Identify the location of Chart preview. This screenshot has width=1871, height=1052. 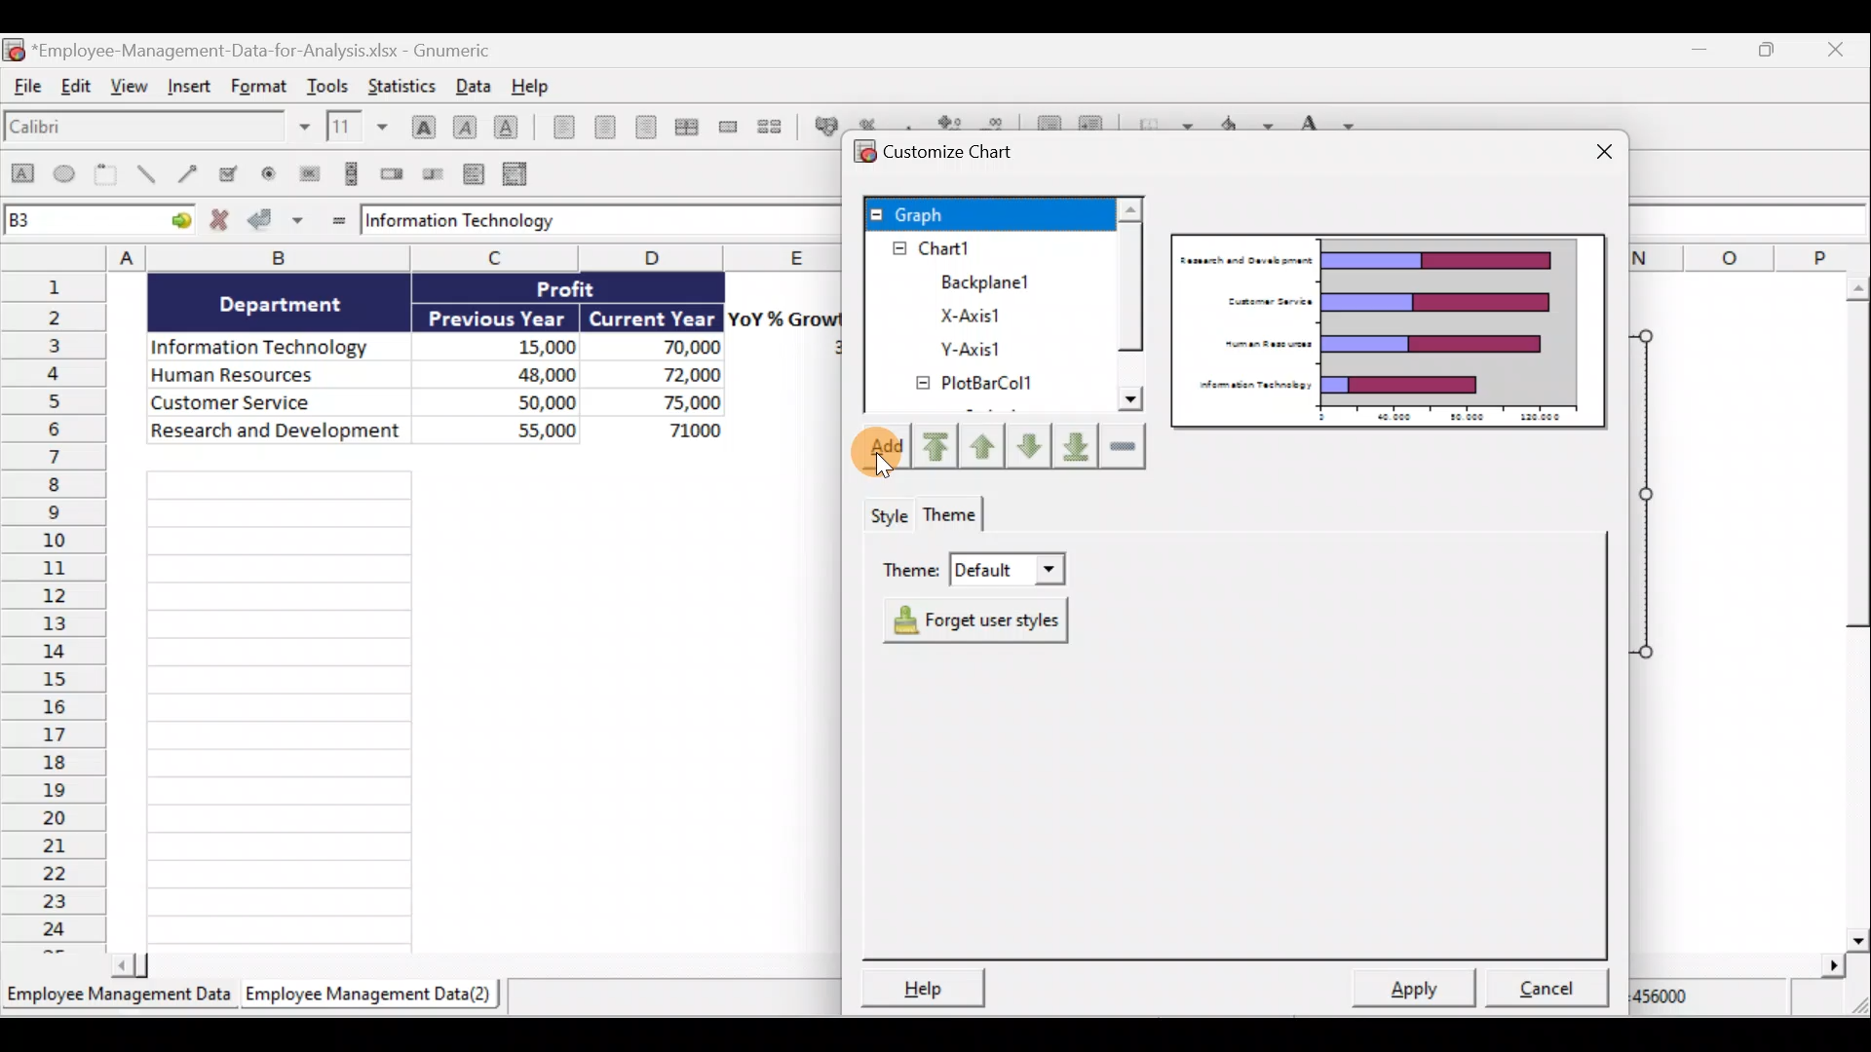
(1391, 332).